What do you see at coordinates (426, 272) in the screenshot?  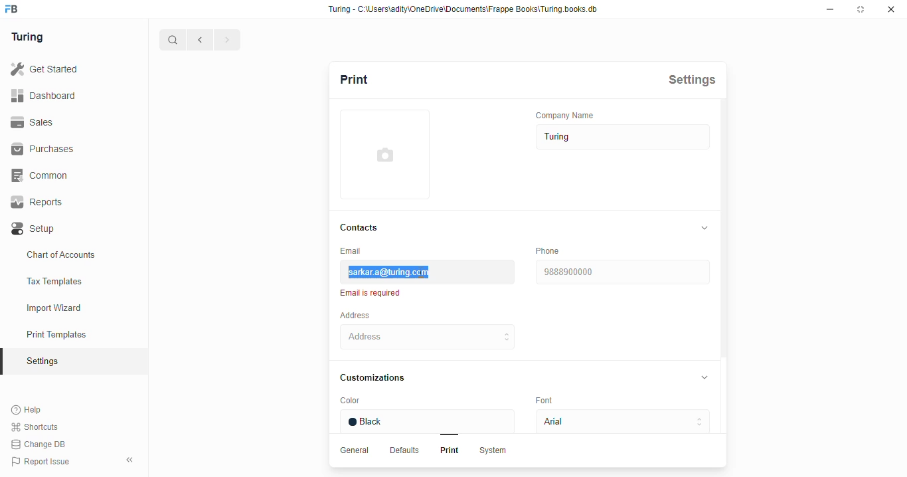 I see `sarkar.a@turing.com` at bounding box center [426, 272].